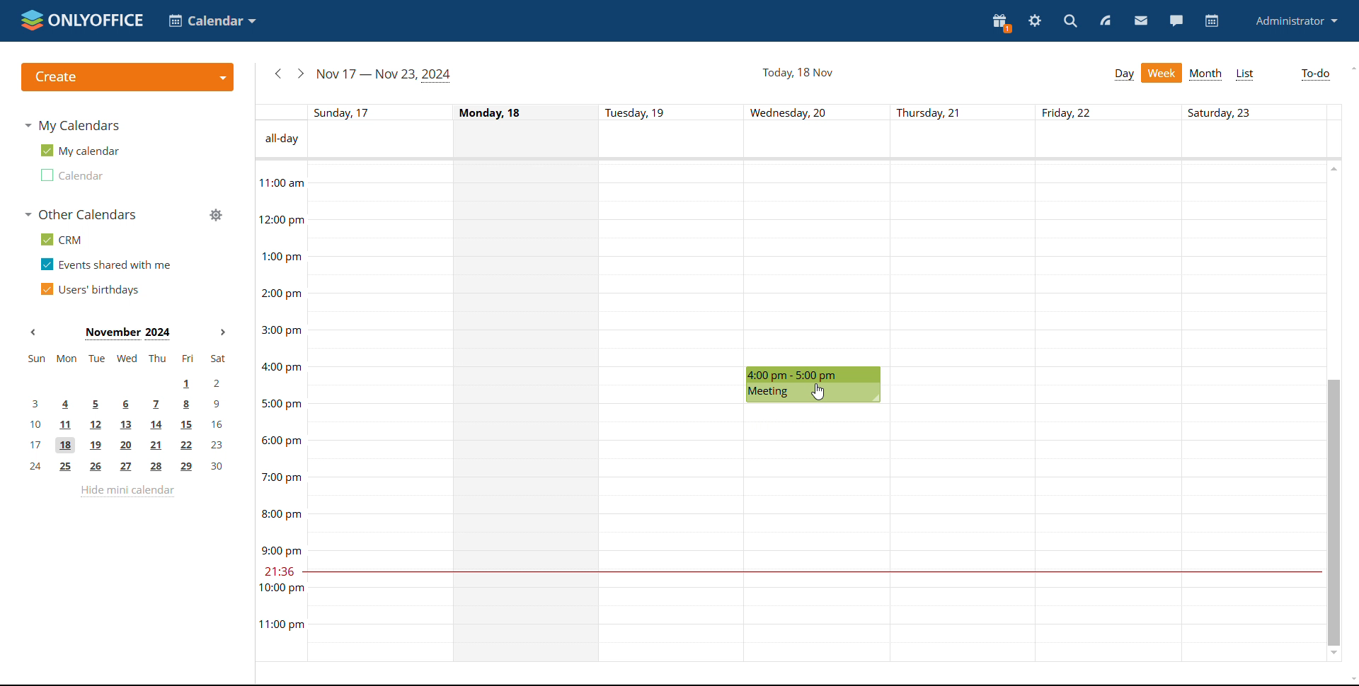 This screenshot has width=1359, height=686. Describe the element at coordinates (106, 264) in the screenshot. I see `events shared with me` at that location.